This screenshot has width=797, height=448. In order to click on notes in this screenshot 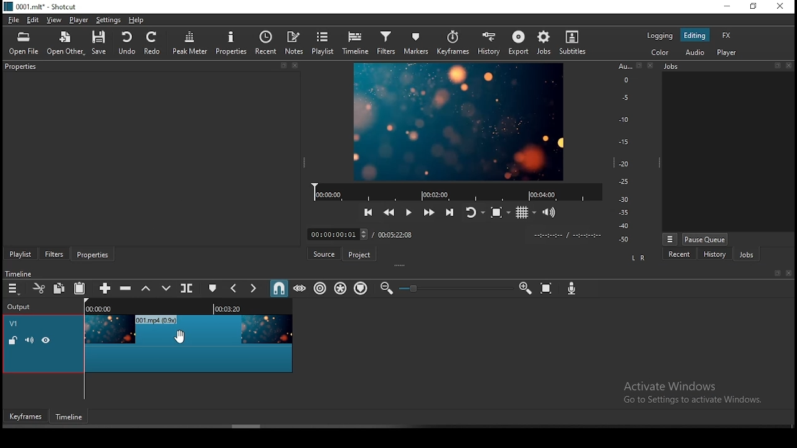, I will do `click(294, 43)`.